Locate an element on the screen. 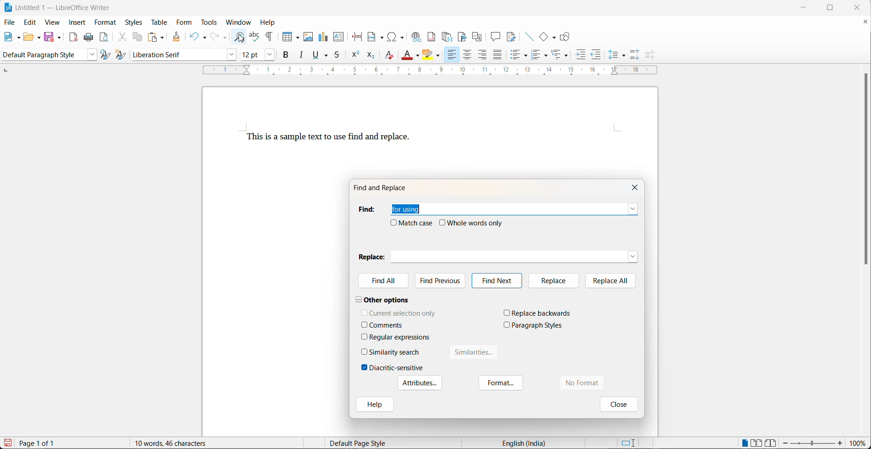  save is located at coordinates (49, 36).